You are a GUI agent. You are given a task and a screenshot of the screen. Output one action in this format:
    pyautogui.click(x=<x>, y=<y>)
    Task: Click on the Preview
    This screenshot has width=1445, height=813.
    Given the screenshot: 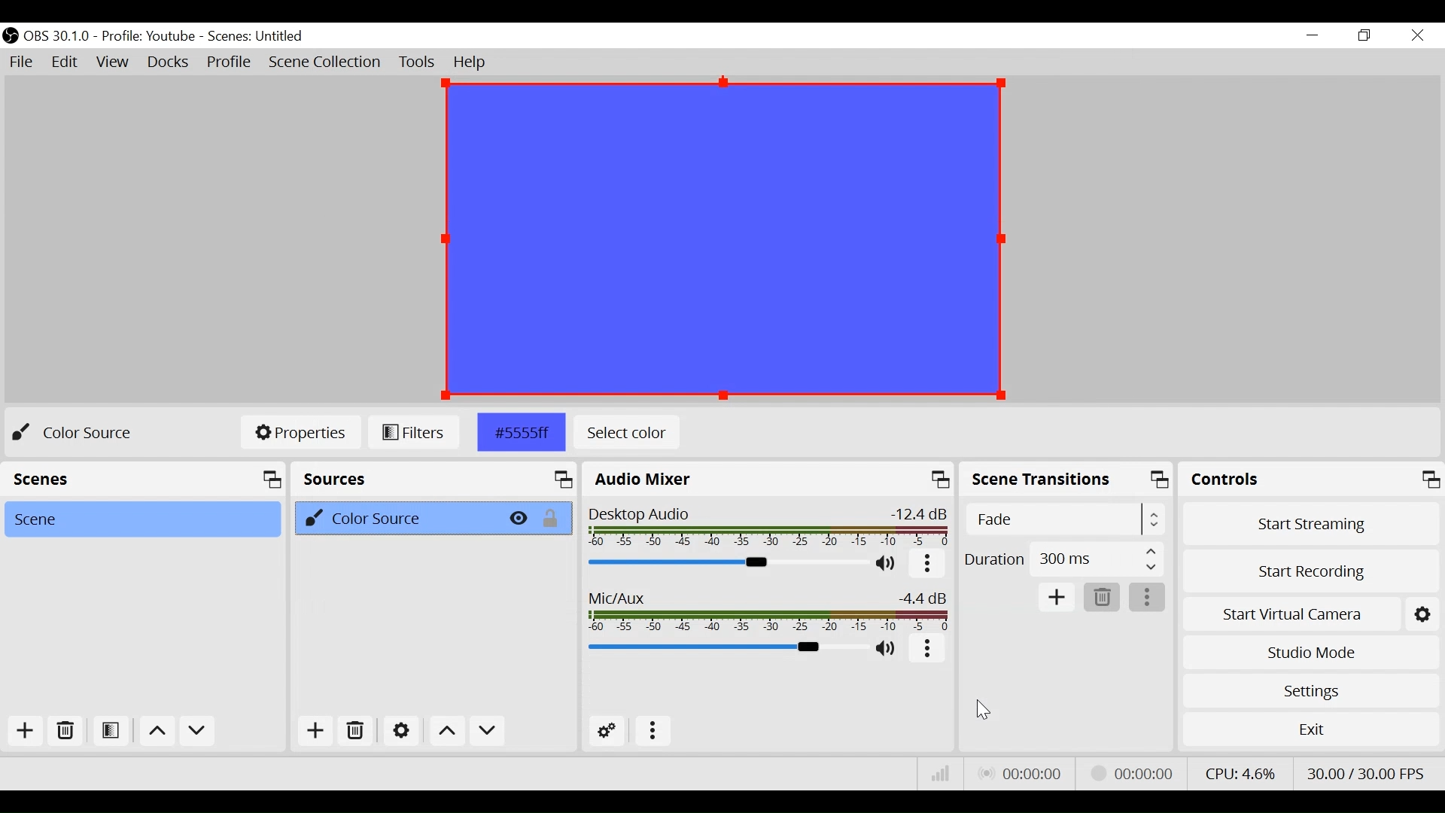 What is the action you would take?
    pyautogui.click(x=724, y=241)
    